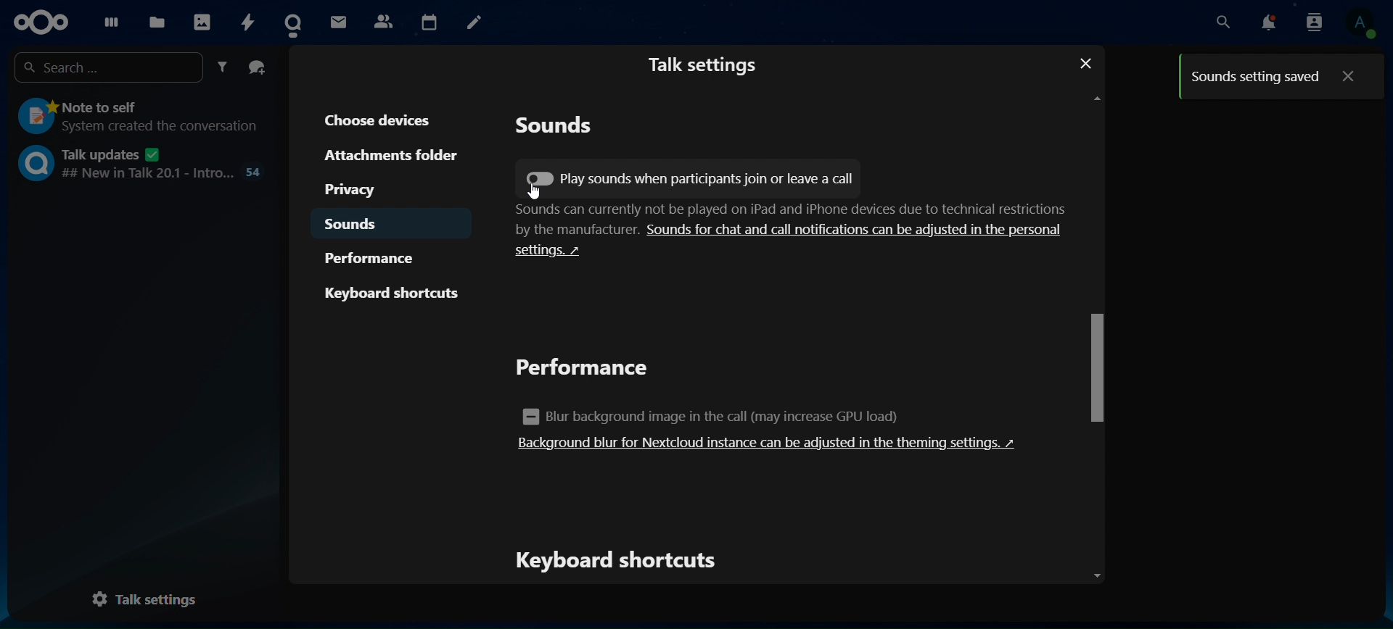 Image resolution: width=1393 pixels, height=629 pixels. Describe the element at coordinates (1270, 23) in the screenshot. I see `notifications` at that location.